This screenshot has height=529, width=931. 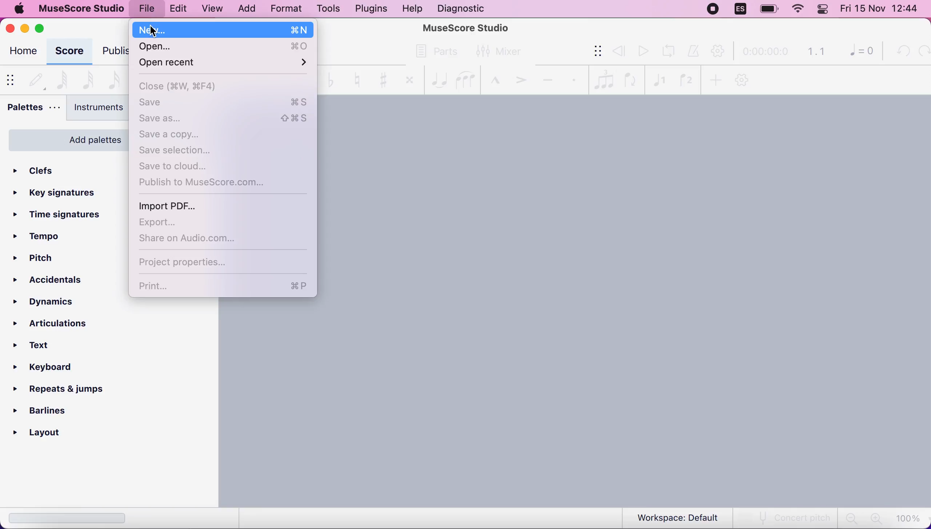 I want to click on 1.1 time, so click(x=816, y=52).